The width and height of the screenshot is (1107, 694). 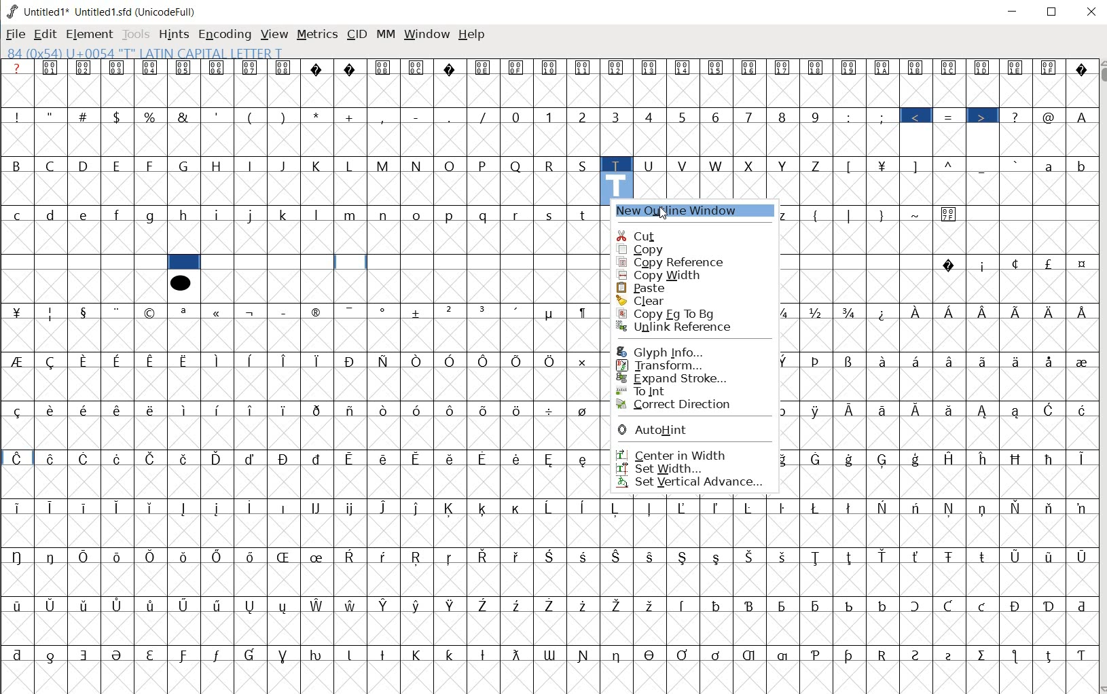 What do you see at coordinates (919, 312) in the screenshot?
I see `Symbol` at bounding box center [919, 312].